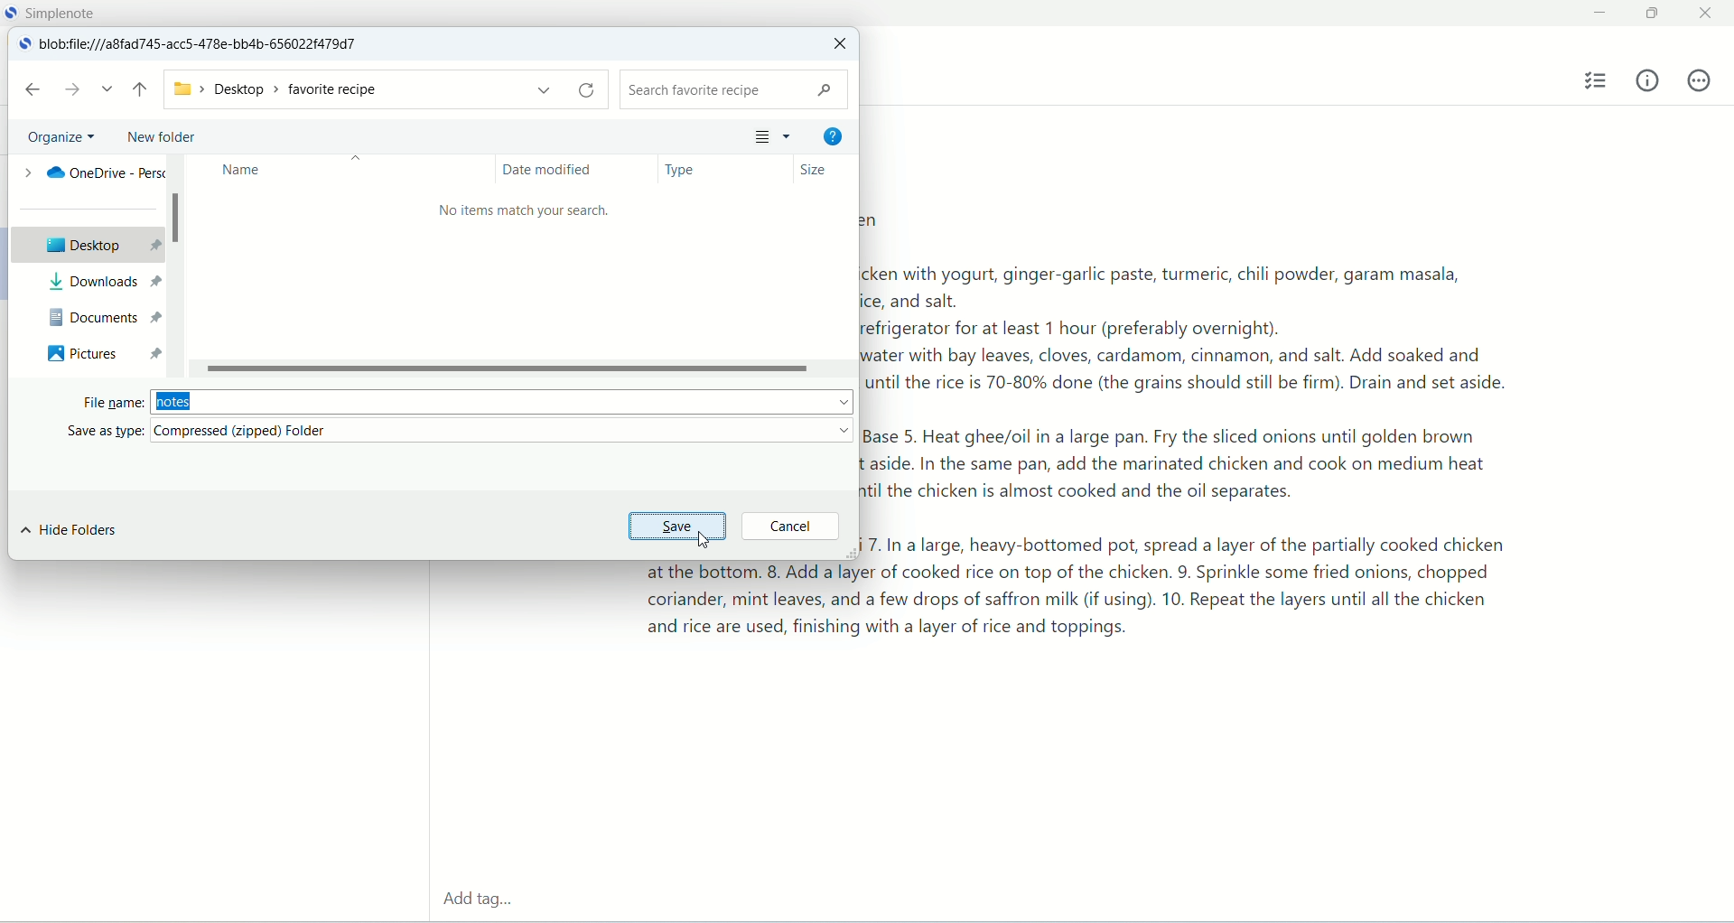  I want to click on upto, so click(143, 91).